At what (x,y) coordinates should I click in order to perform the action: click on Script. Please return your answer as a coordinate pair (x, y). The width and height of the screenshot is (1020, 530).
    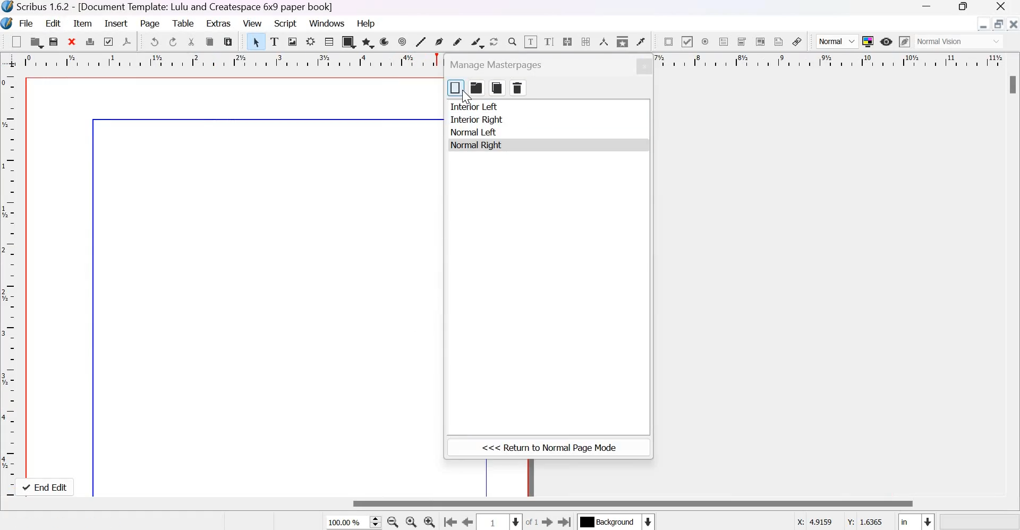
    Looking at the image, I should click on (285, 23).